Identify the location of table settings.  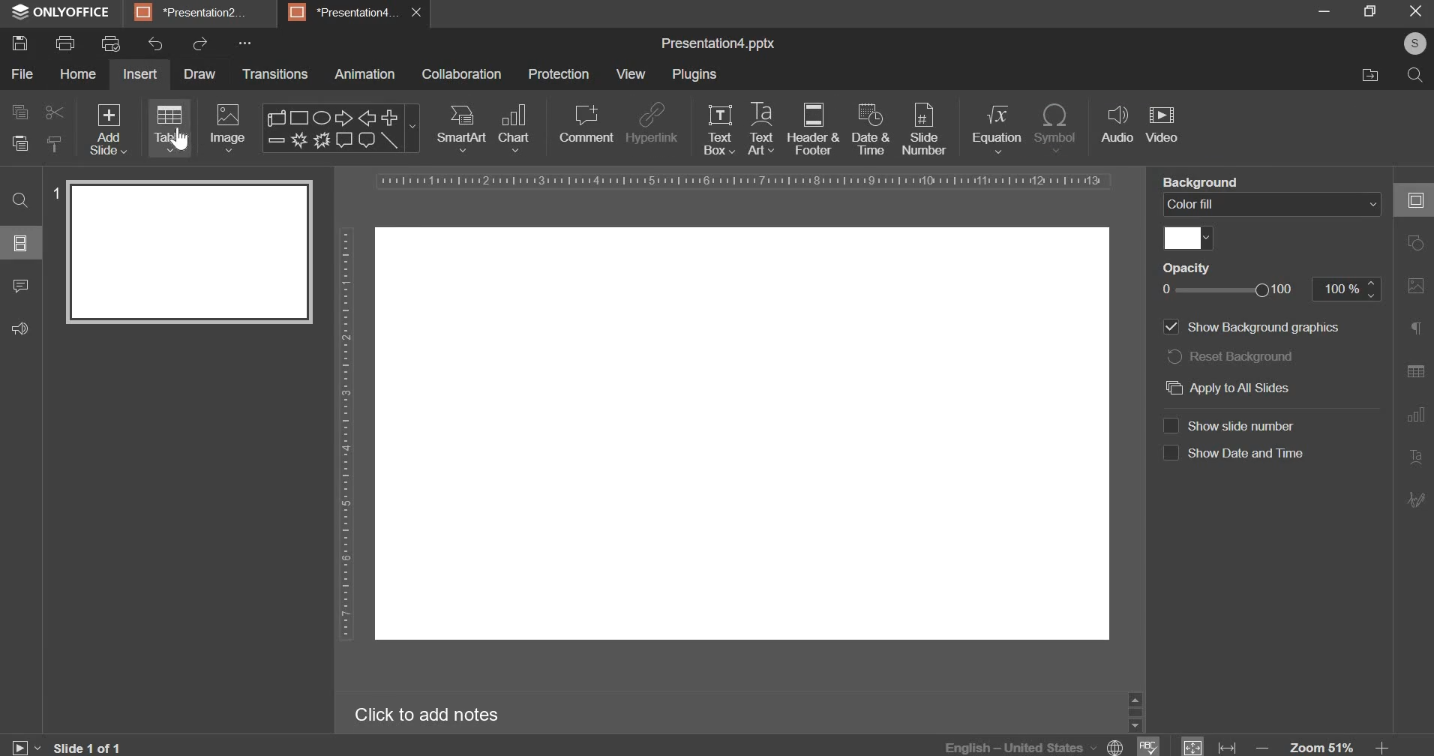
(1419, 372).